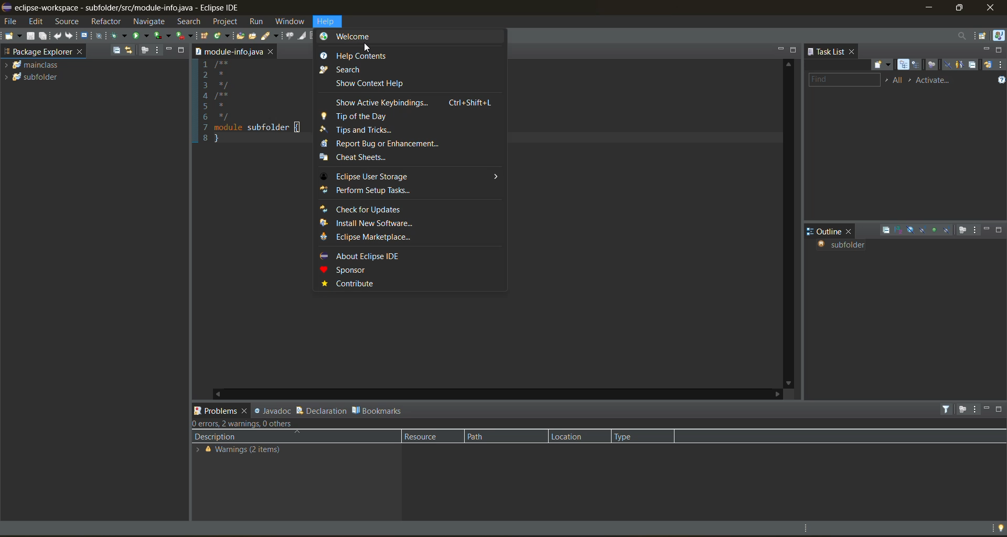 This screenshot has height=537, width=1007. What do you see at coordinates (843, 79) in the screenshot?
I see `find` at bounding box center [843, 79].